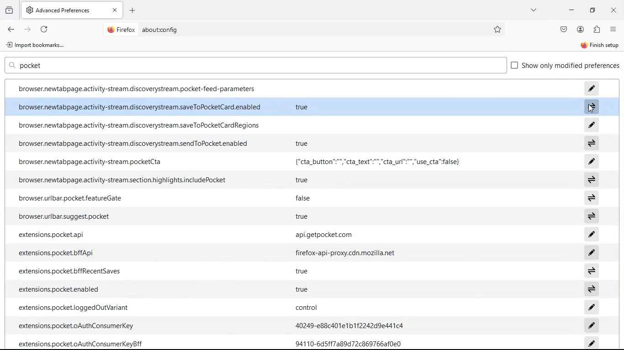 The image size is (624, 350). What do you see at coordinates (591, 124) in the screenshot?
I see `edit` at bounding box center [591, 124].